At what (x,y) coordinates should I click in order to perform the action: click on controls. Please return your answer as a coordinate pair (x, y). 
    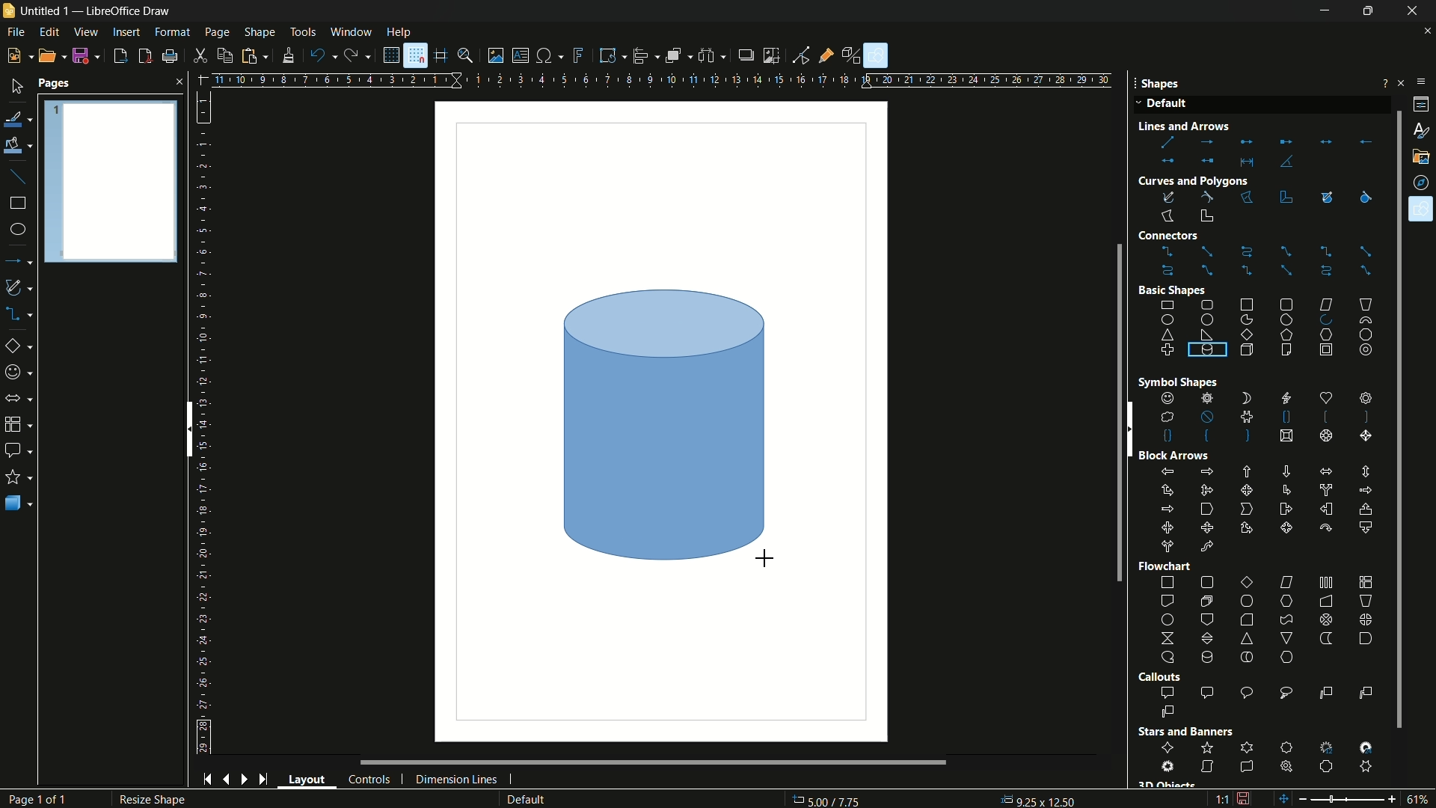
    Looking at the image, I should click on (369, 780).